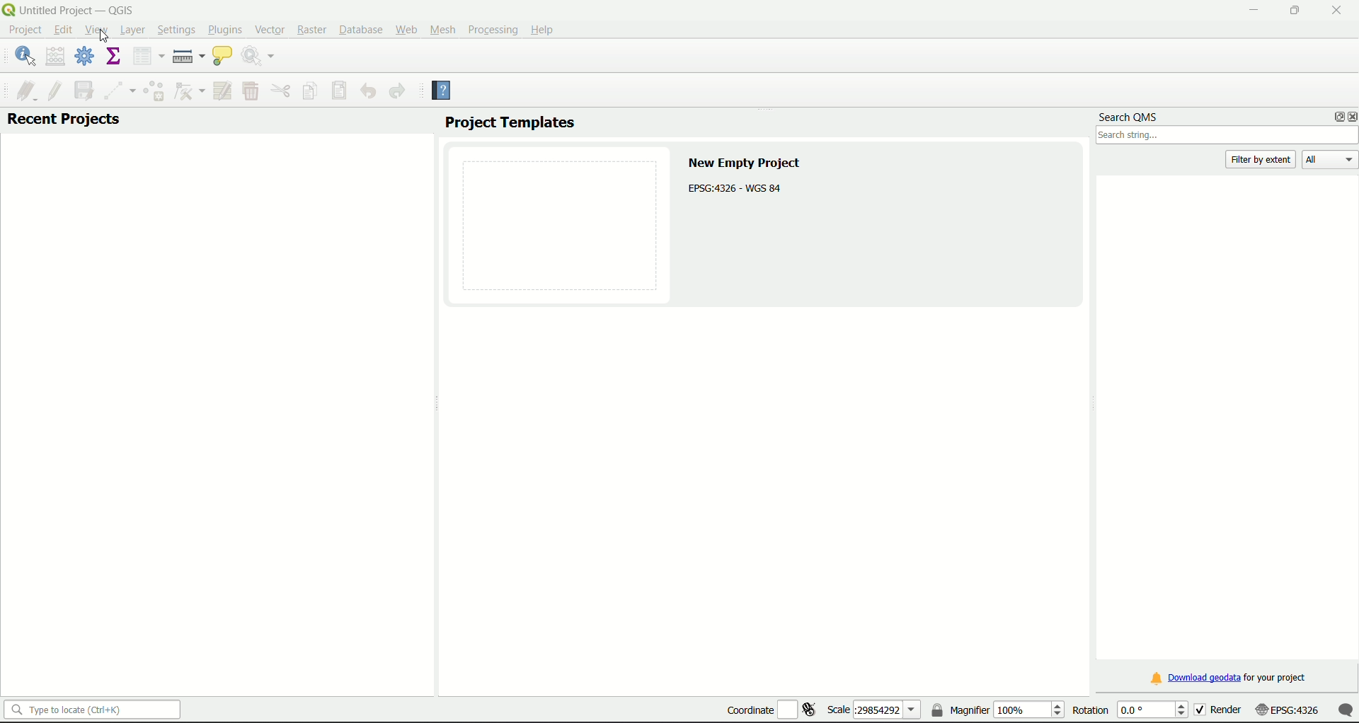  Describe the element at coordinates (748, 178) in the screenshot. I see `text` at that location.